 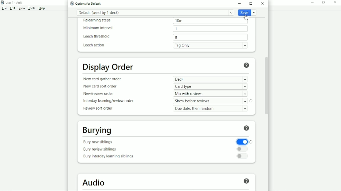 What do you see at coordinates (324, 2) in the screenshot?
I see `Restore down` at bounding box center [324, 2].